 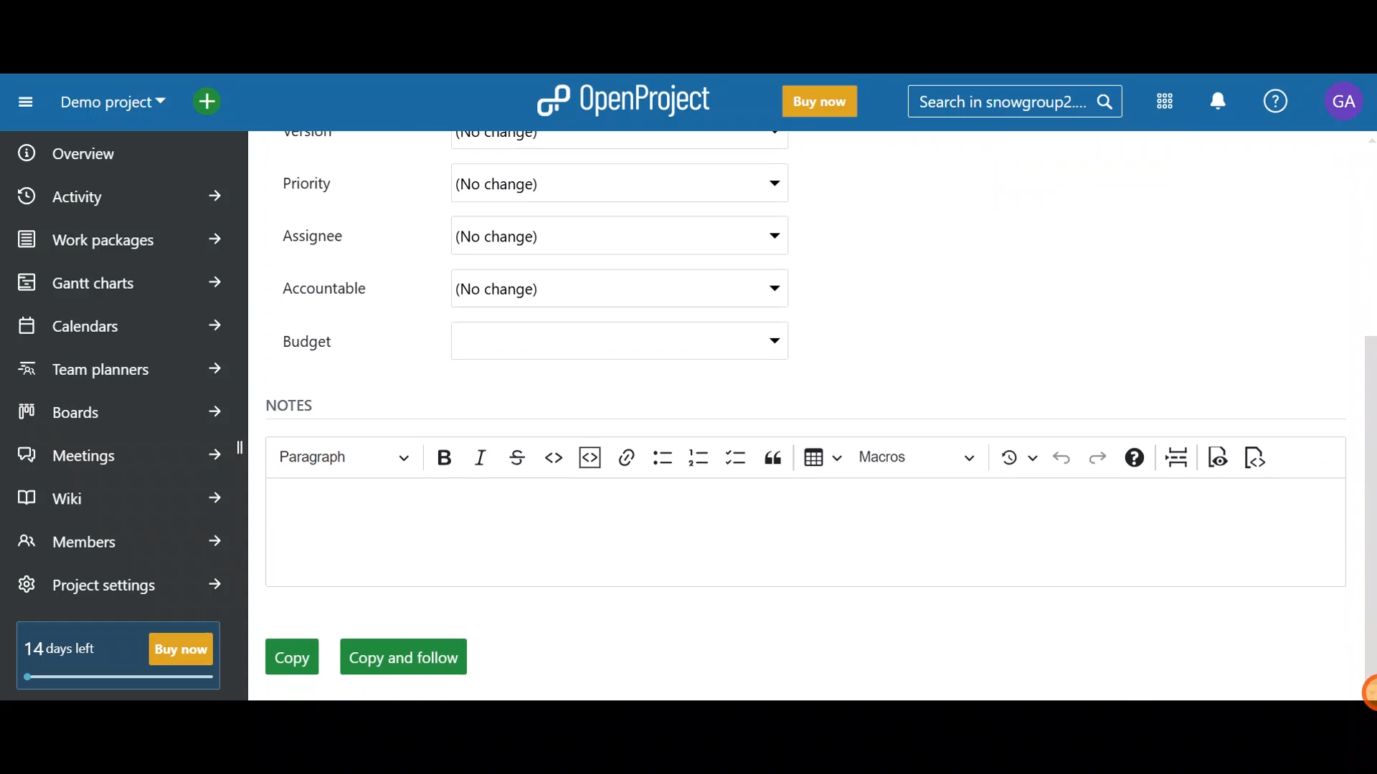 What do you see at coordinates (1217, 460) in the screenshot?
I see `Toggle preview mode` at bounding box center [1217, 460].